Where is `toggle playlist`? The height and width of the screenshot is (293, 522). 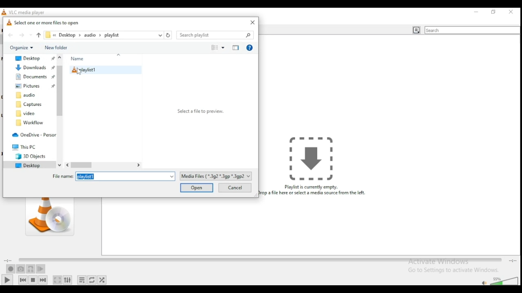 toggle playlist is located at coordinates (82, 280).